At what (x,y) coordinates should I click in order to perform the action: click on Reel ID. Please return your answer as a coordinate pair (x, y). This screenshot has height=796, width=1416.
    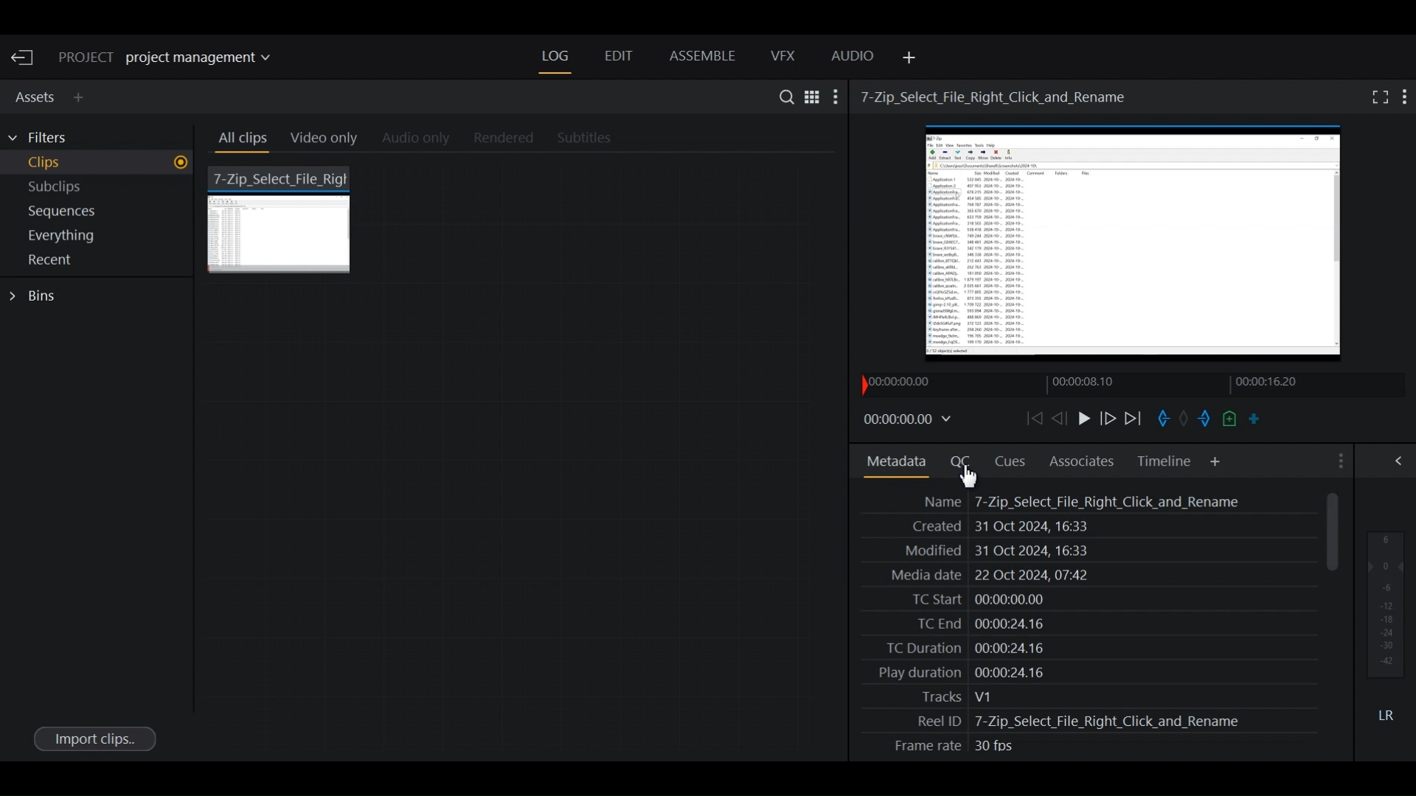
    Looking at the image, I should click on (1064, 719).